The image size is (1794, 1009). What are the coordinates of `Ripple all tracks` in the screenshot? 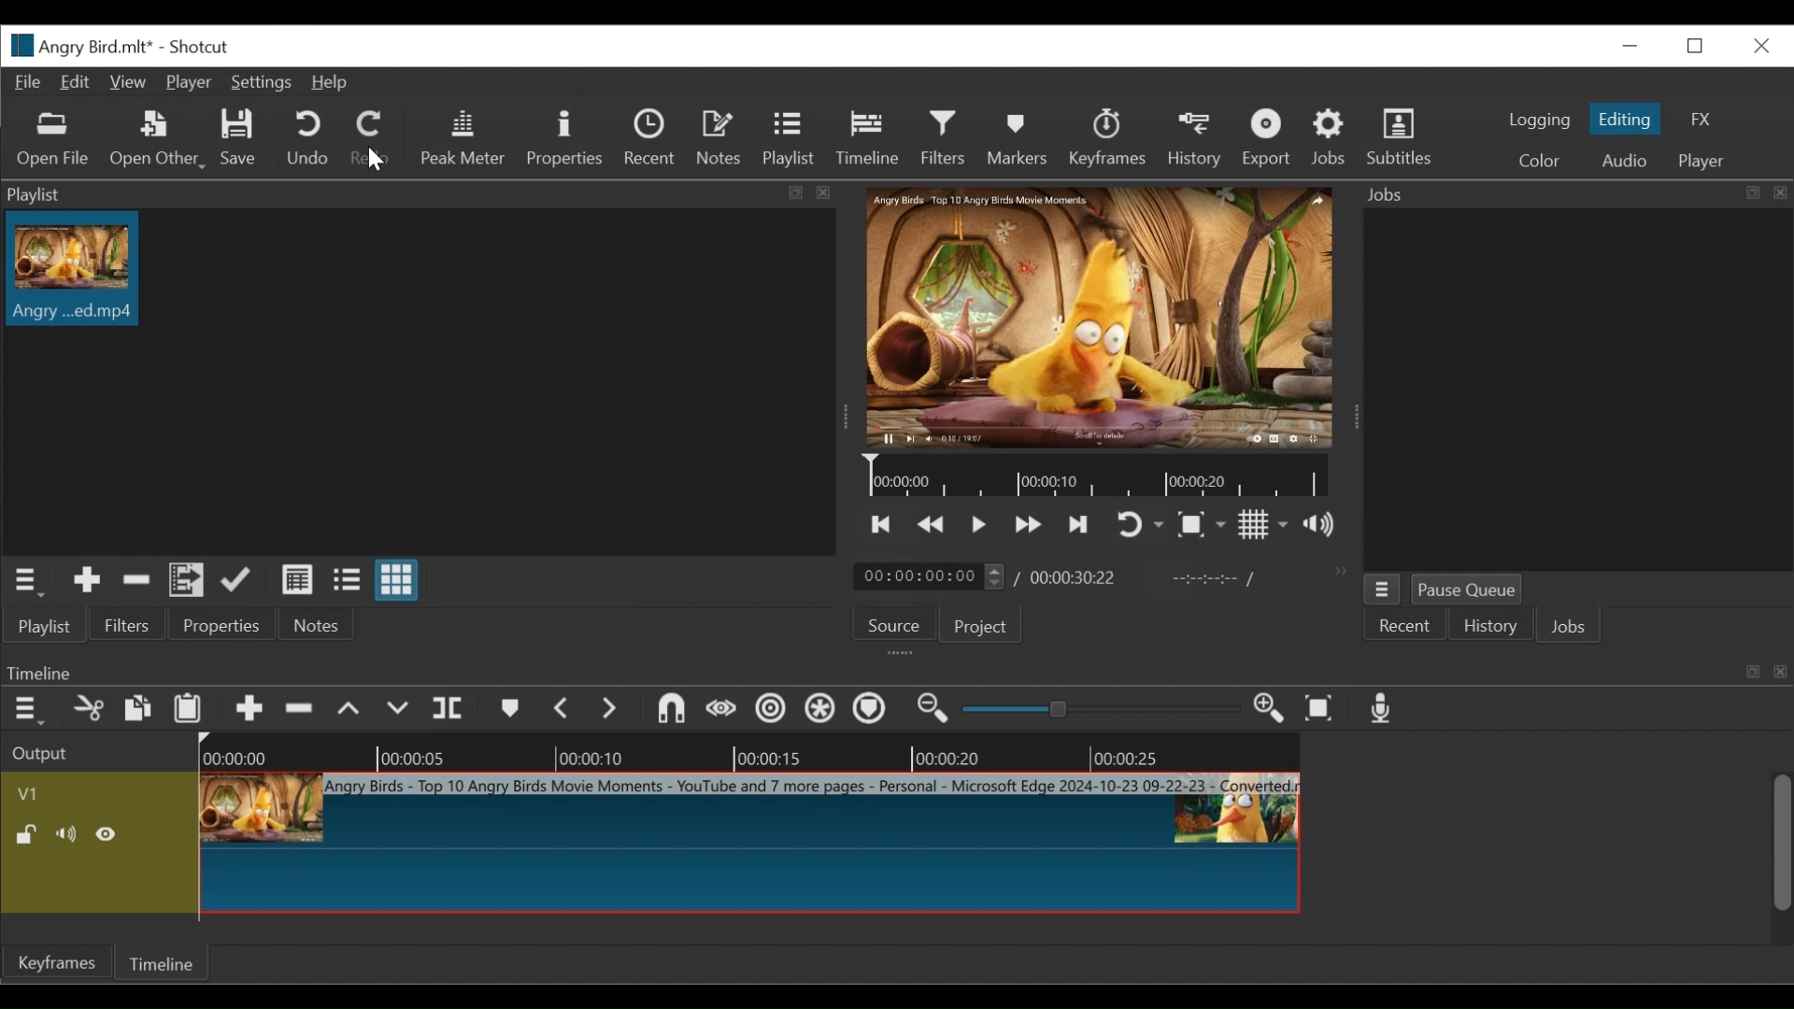 It's located at (821, 711).